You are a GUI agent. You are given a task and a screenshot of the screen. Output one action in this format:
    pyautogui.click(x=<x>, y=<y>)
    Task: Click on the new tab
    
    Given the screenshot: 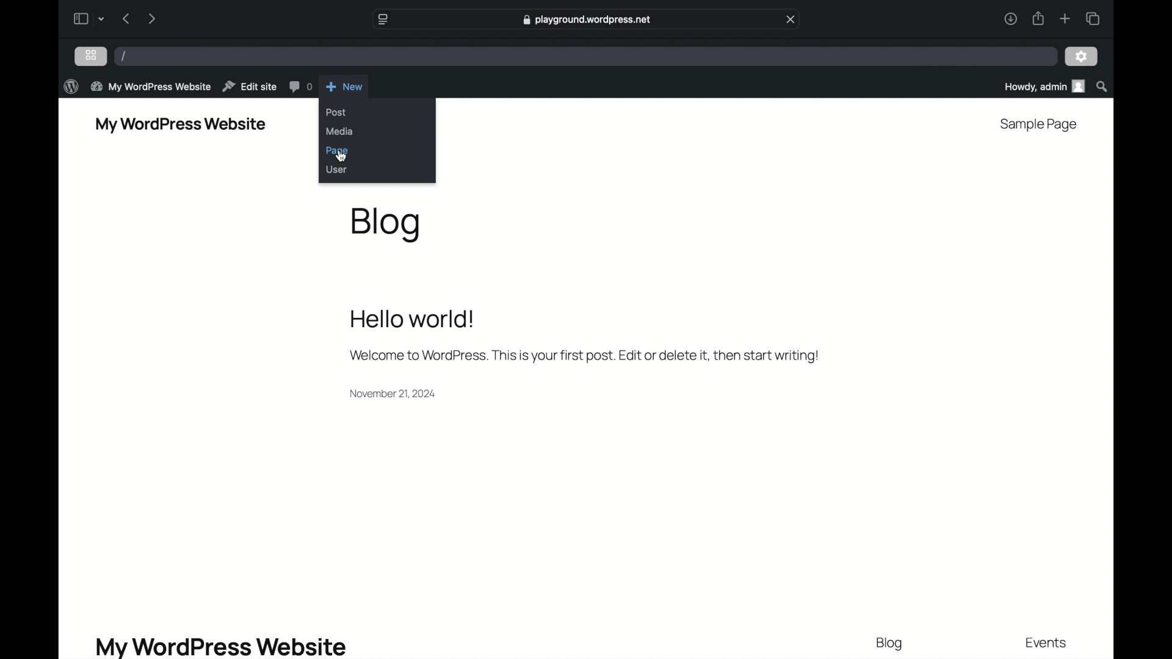 What is the action you would take?
    pyautogui.click(x=1065, y=18)
    